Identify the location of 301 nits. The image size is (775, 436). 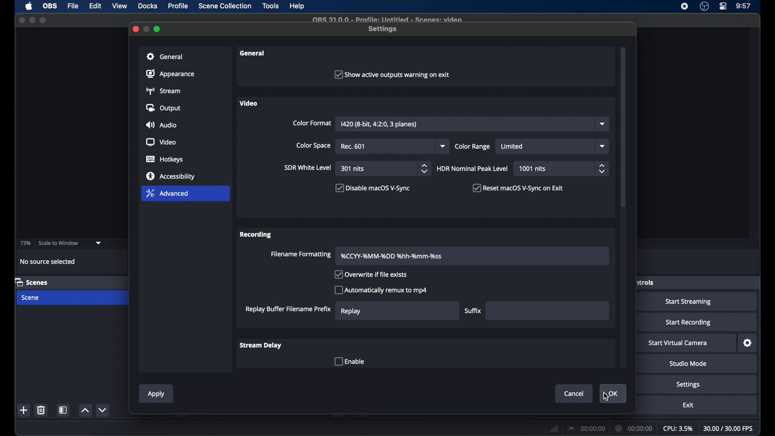
(353, 169).